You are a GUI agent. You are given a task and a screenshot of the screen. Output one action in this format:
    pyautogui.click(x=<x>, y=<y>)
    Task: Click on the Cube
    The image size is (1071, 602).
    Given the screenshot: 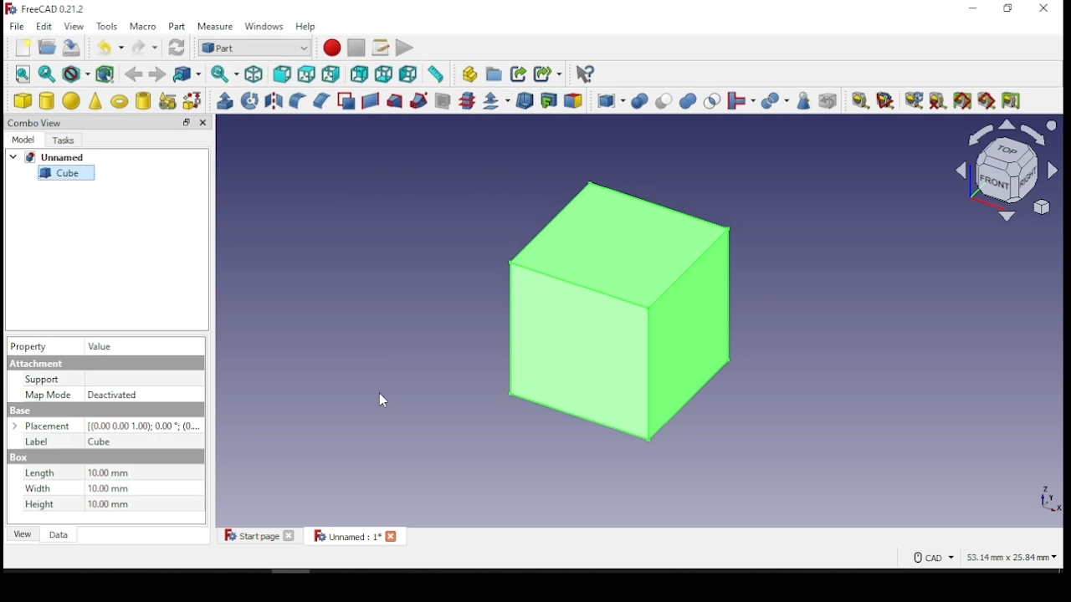 What is the action you would take?
    pyautogui.click(x=100, y=442)
    